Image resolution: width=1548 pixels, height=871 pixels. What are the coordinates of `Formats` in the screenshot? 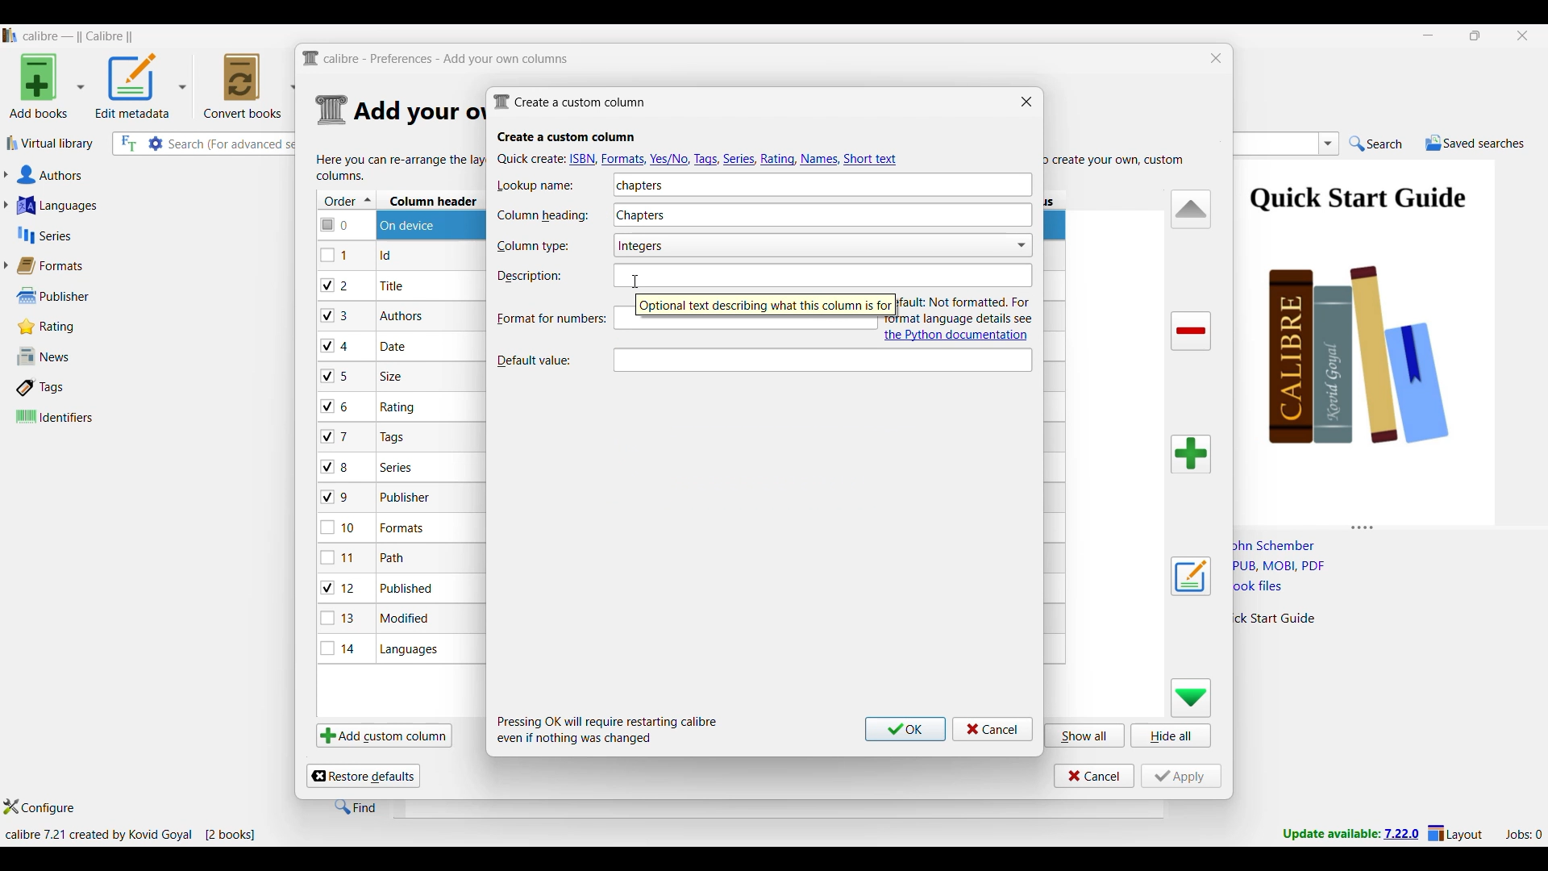 It's located at (57, 265).